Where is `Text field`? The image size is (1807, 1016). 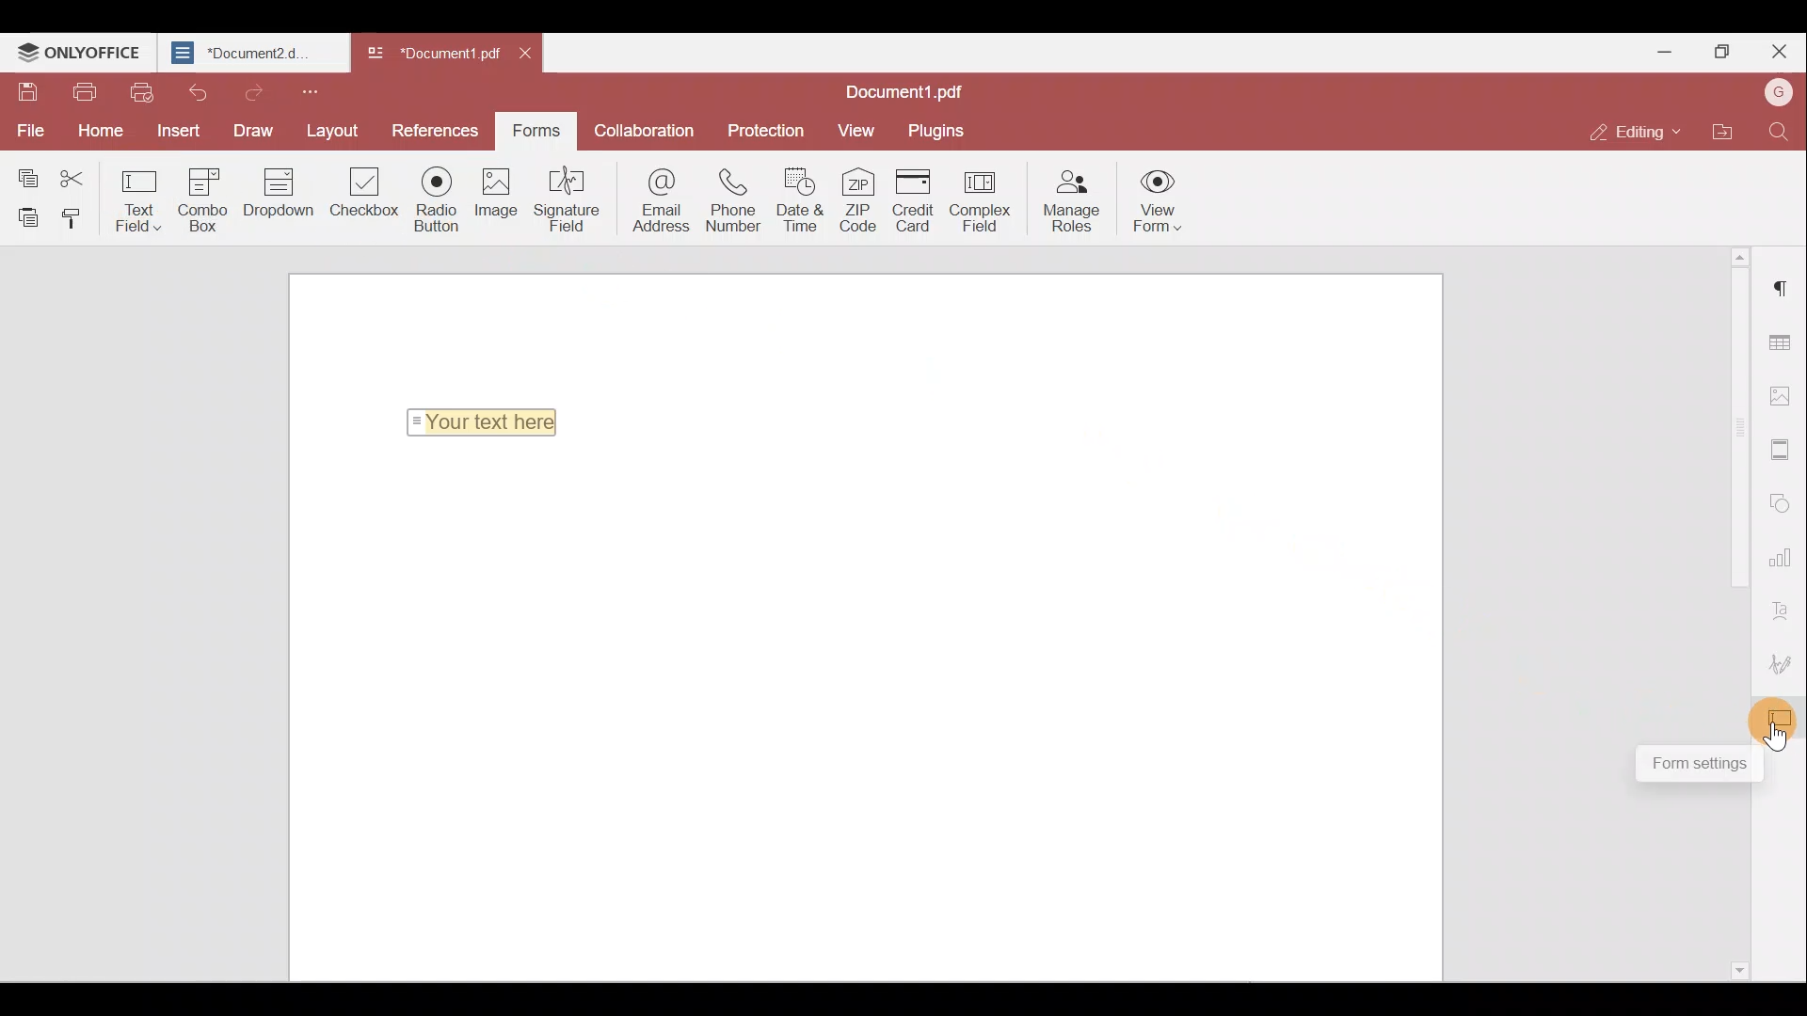
Text field is located at coordinates (139, 199).